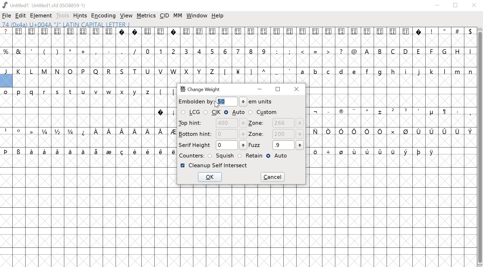  I want to click on FUZZ, so click(276, 145).